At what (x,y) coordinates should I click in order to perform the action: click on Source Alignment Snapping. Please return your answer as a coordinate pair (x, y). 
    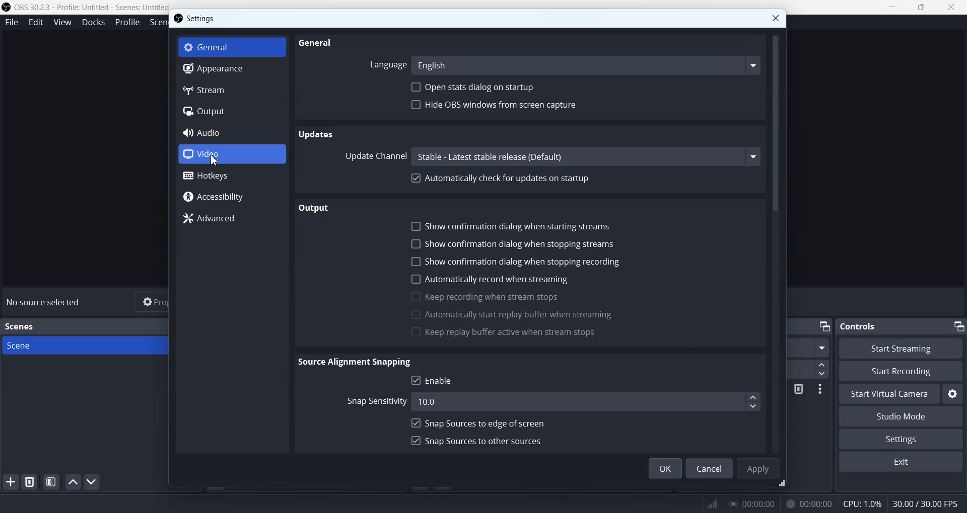
    Looking at the image, I should click on (357, 362).